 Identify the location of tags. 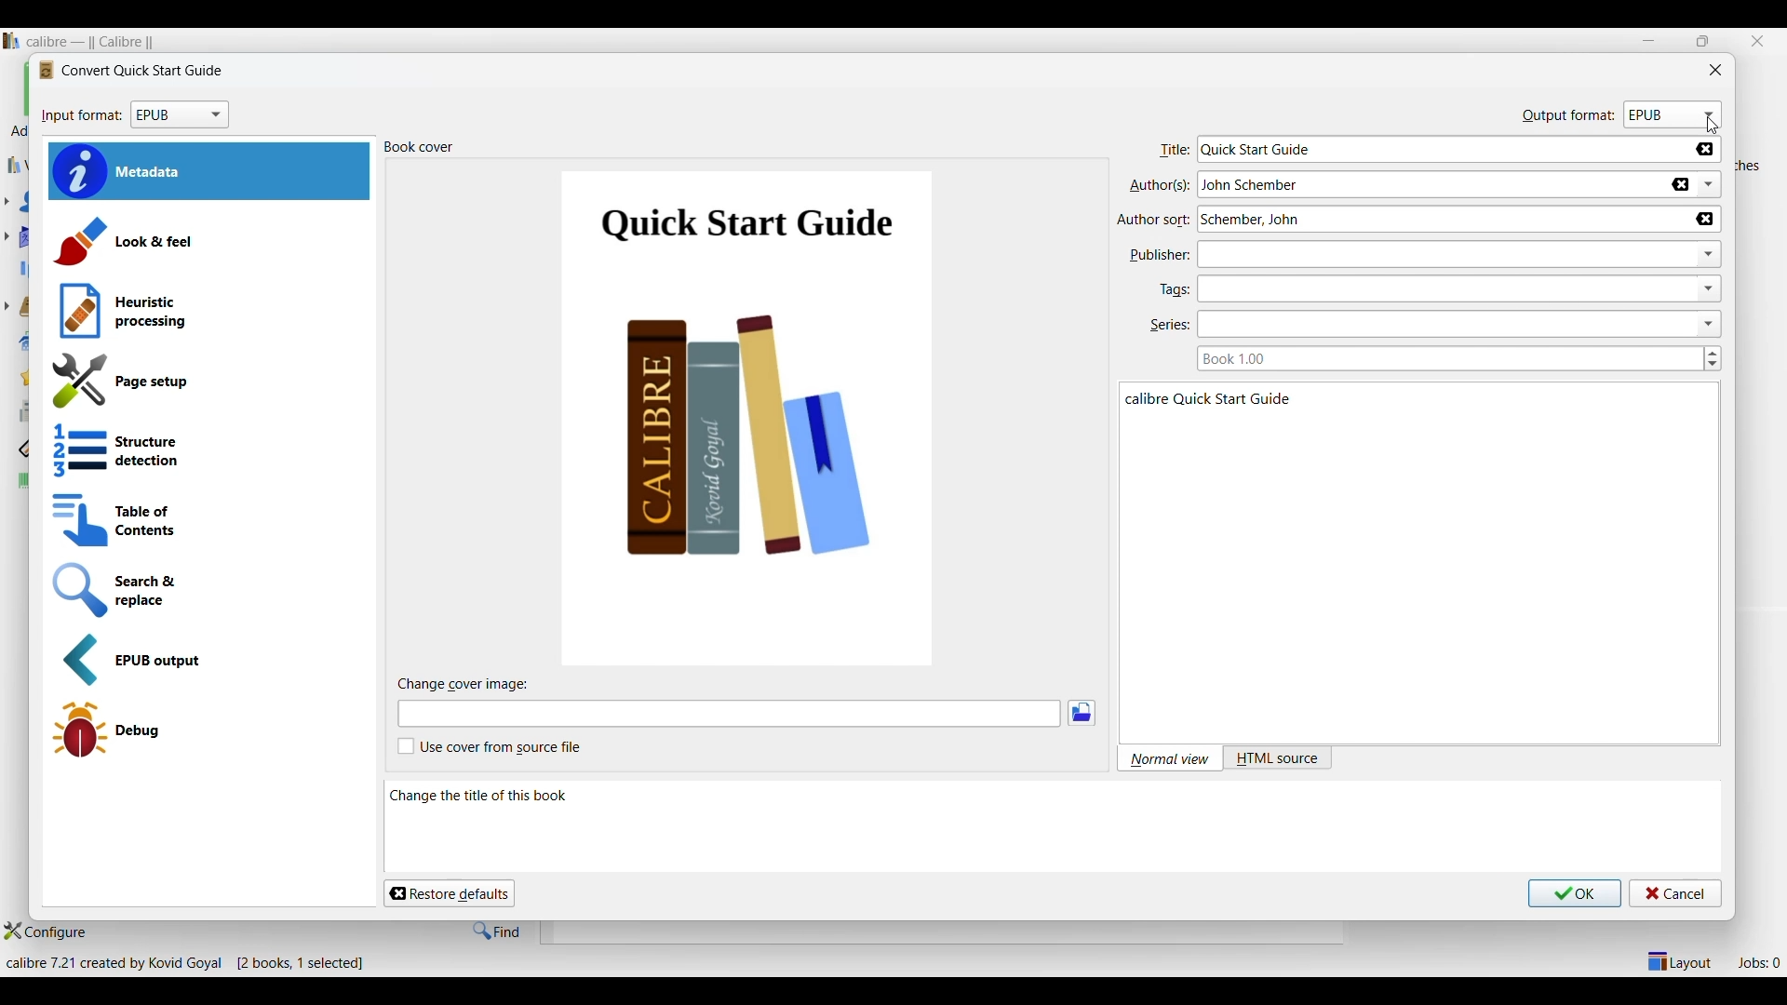
(1174, 288).